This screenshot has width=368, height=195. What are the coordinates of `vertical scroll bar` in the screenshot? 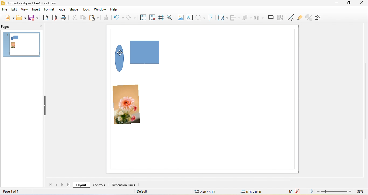 It's located at (366, 101).